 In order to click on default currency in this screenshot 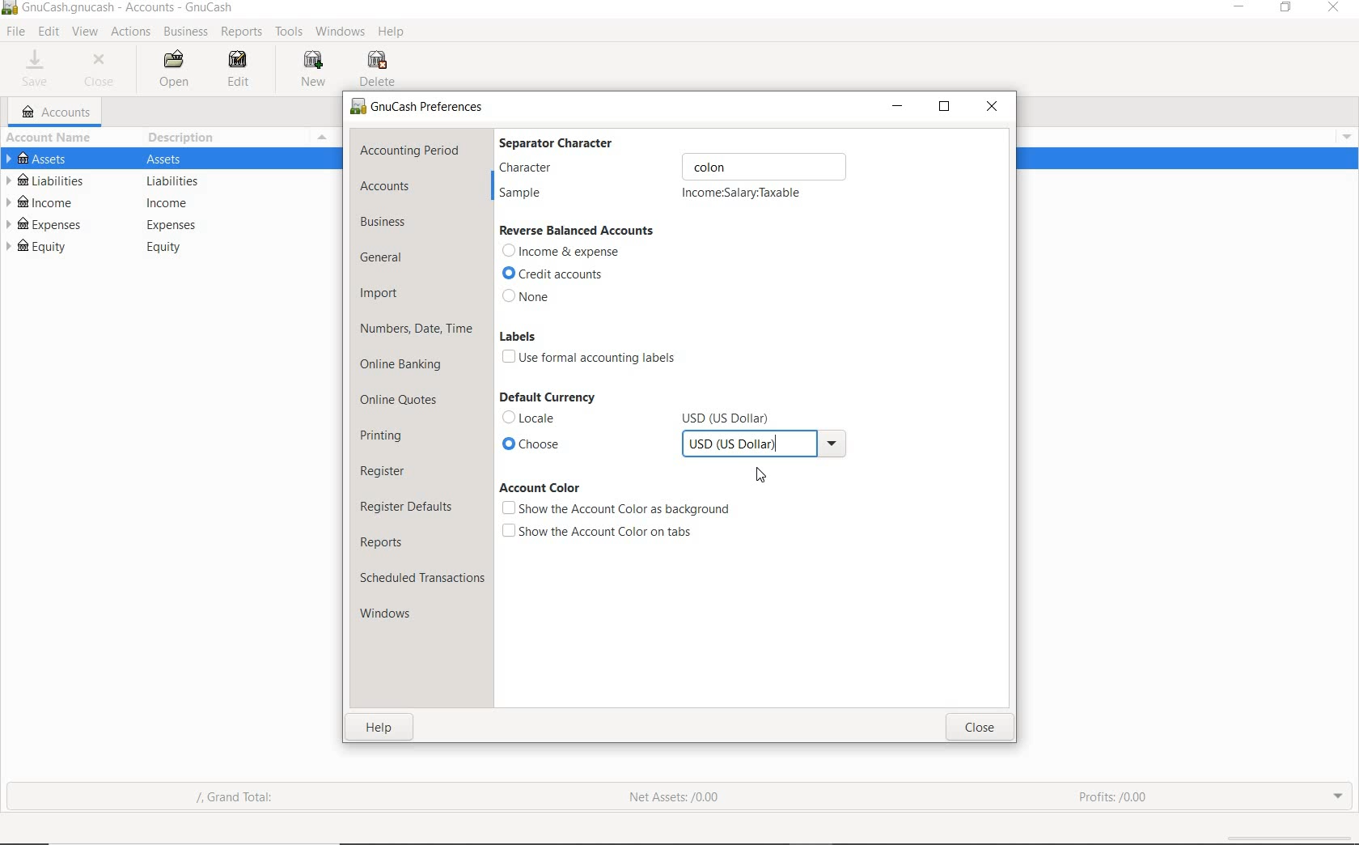, I will do `click(546, 397)`.